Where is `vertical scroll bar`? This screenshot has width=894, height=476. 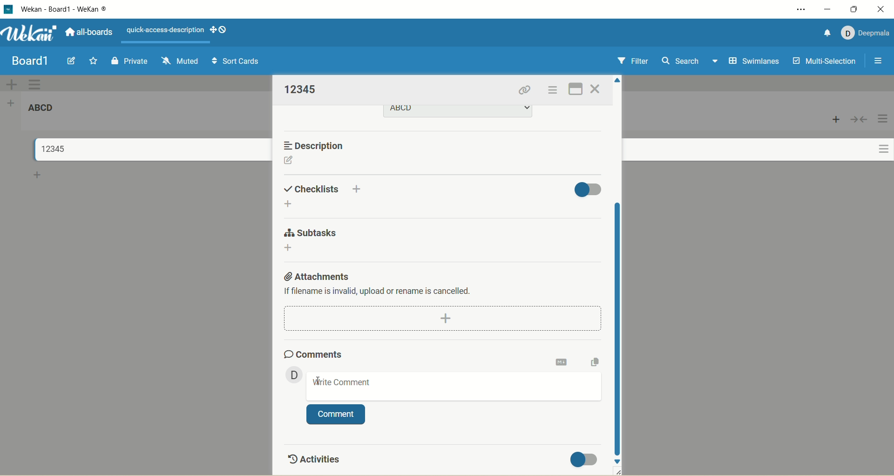
vertical scroll bar is located at coordinates (619, 327).